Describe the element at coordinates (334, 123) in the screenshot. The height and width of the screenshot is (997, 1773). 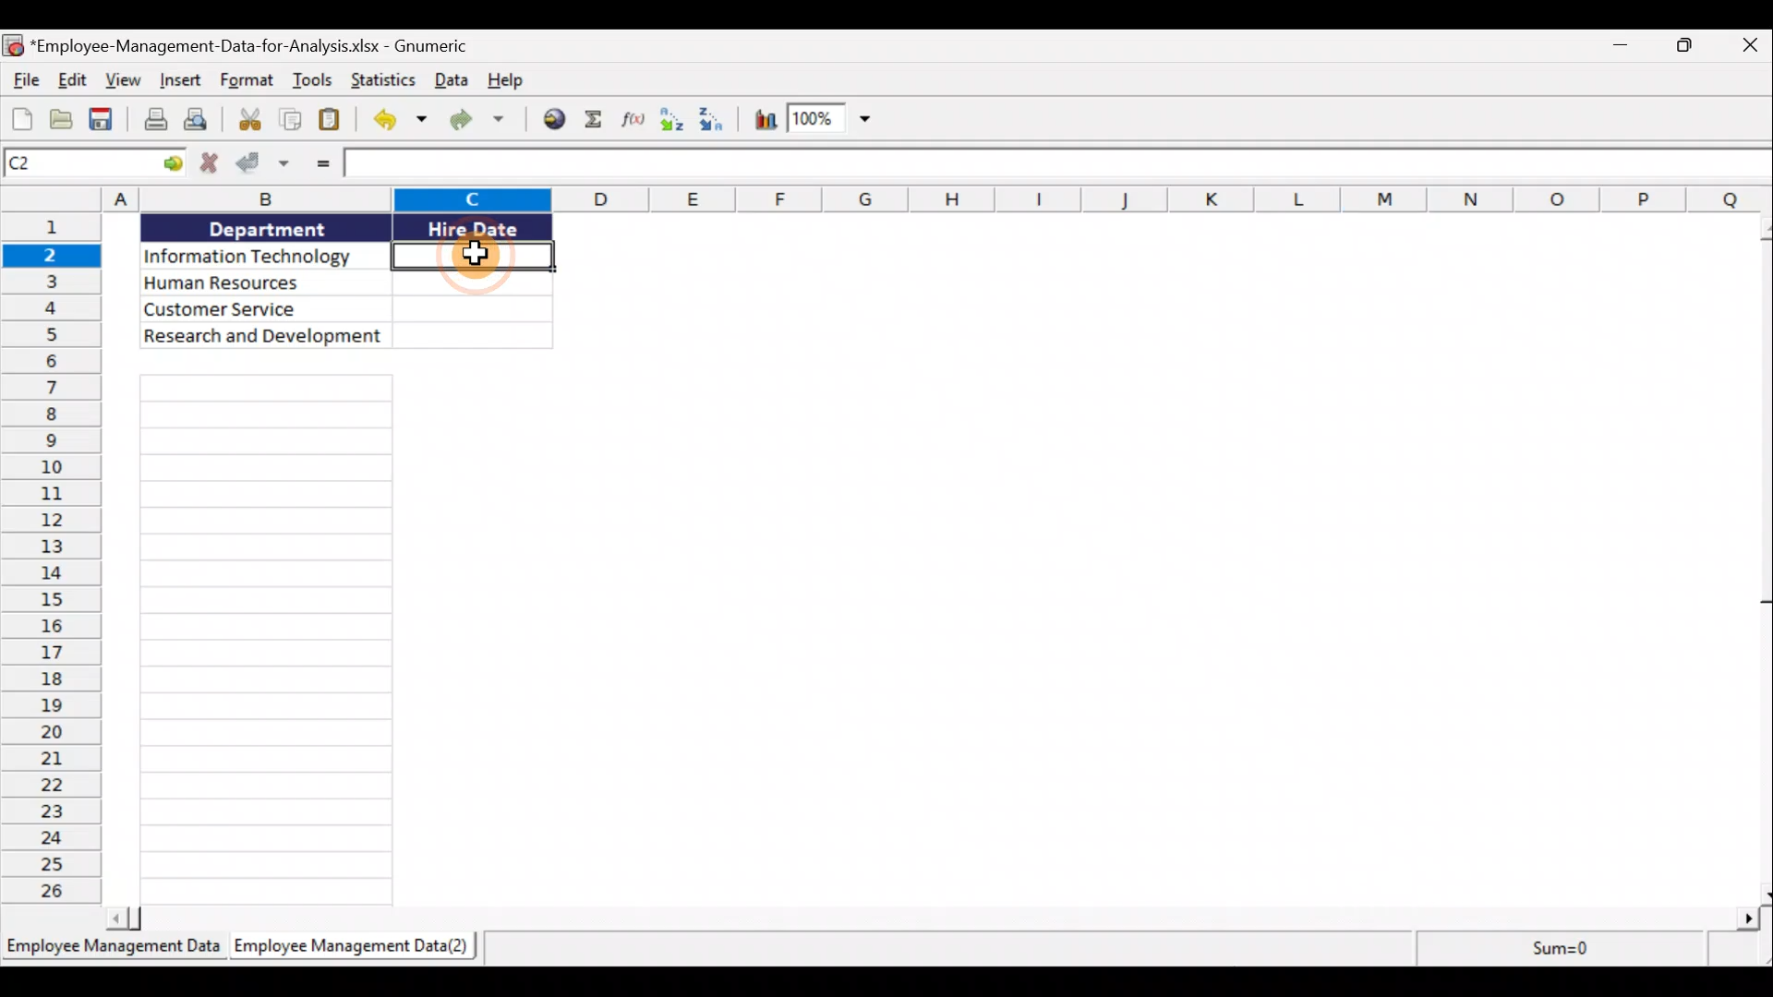
I see `Paste clipboard` at that location.